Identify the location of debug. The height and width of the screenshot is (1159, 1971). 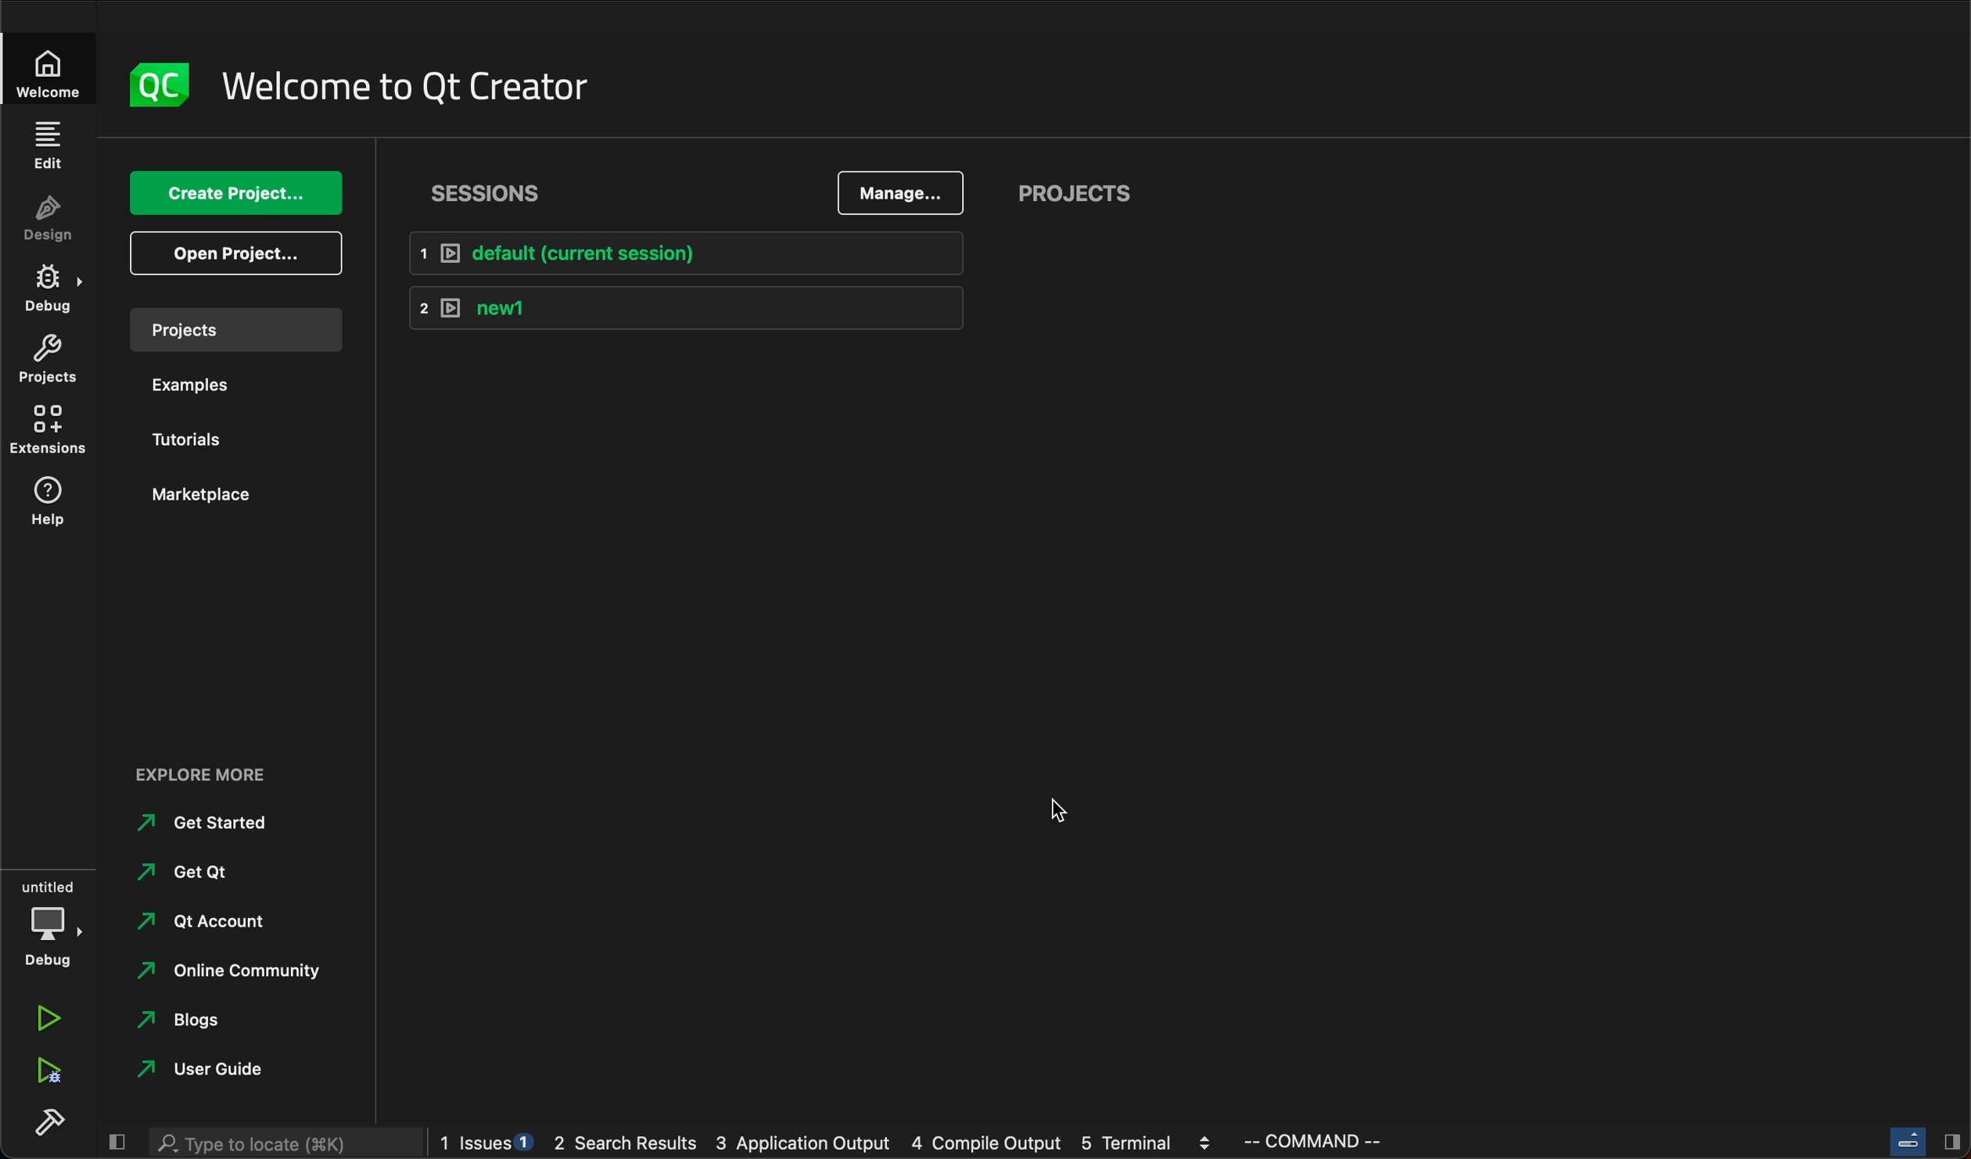
(49, 290).